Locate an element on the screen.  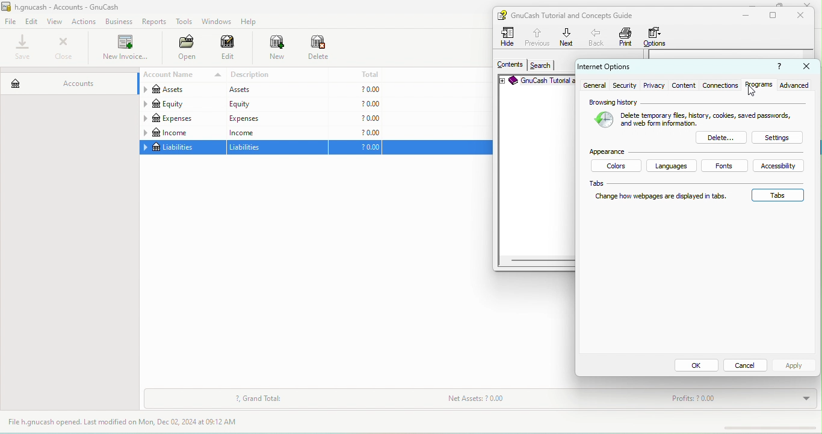
hide is located at coordinates (509, 37).